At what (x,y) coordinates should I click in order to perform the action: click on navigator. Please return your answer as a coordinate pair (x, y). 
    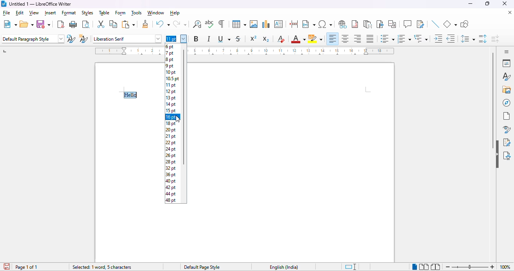
    Looking at the image, I should click on (506, 103).